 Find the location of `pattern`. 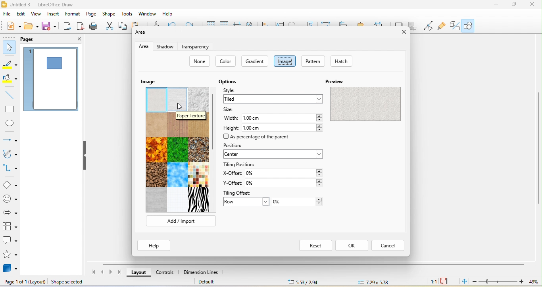

pattern is located at coordinates (315, 61).